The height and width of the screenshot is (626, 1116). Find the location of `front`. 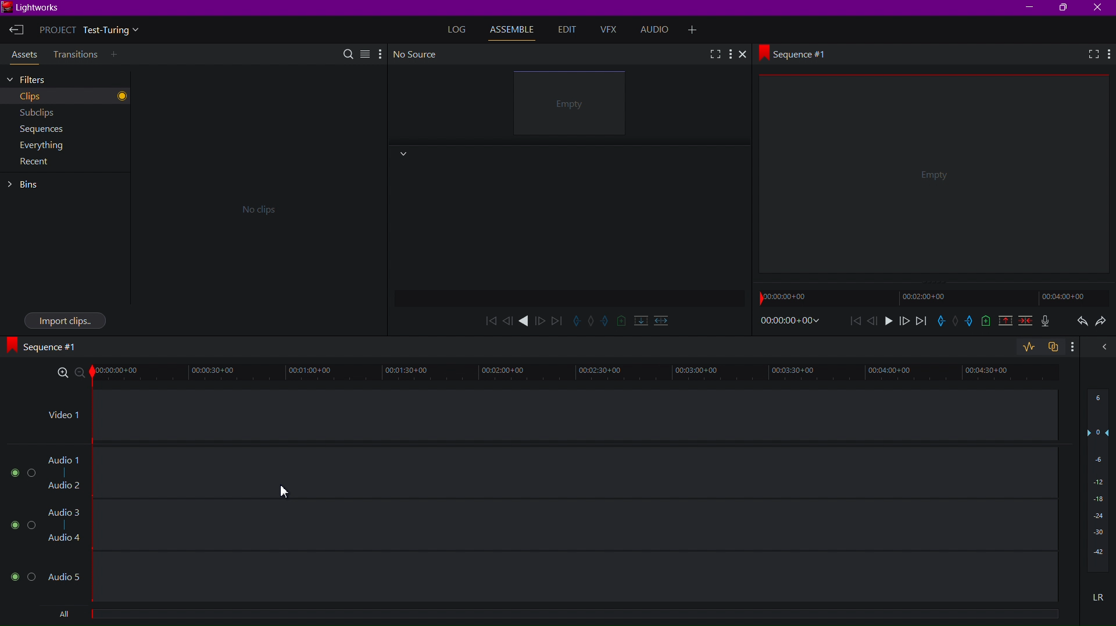

front is located at coordinates (903, 322).